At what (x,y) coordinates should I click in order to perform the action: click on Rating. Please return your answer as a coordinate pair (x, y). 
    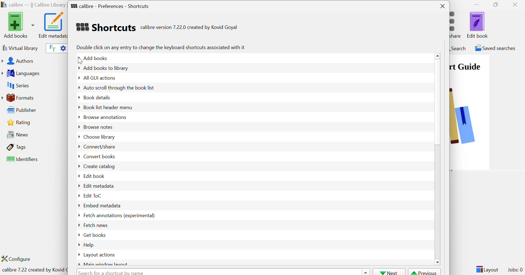
    Looking at the image, I should click on (20, 122).